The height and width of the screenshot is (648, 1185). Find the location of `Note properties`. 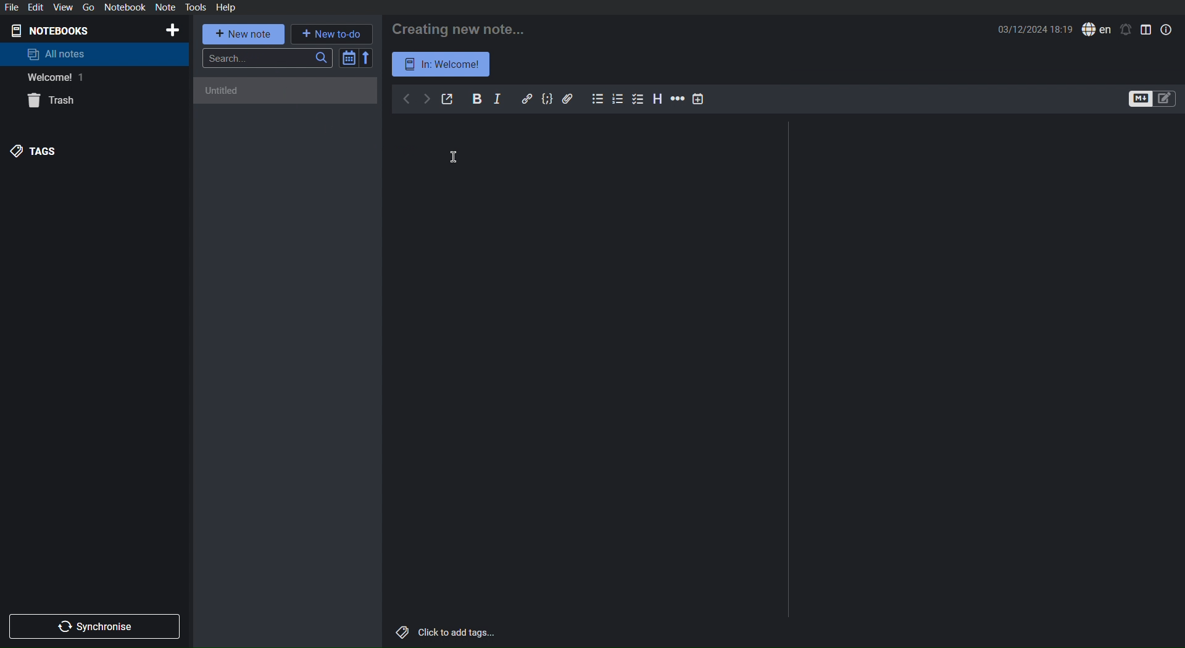

Note properties is located at coordinates (1166, 29).